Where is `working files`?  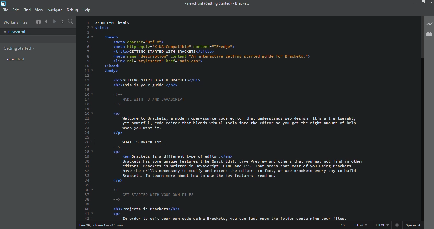
working files is located at coordinates (15, 22).